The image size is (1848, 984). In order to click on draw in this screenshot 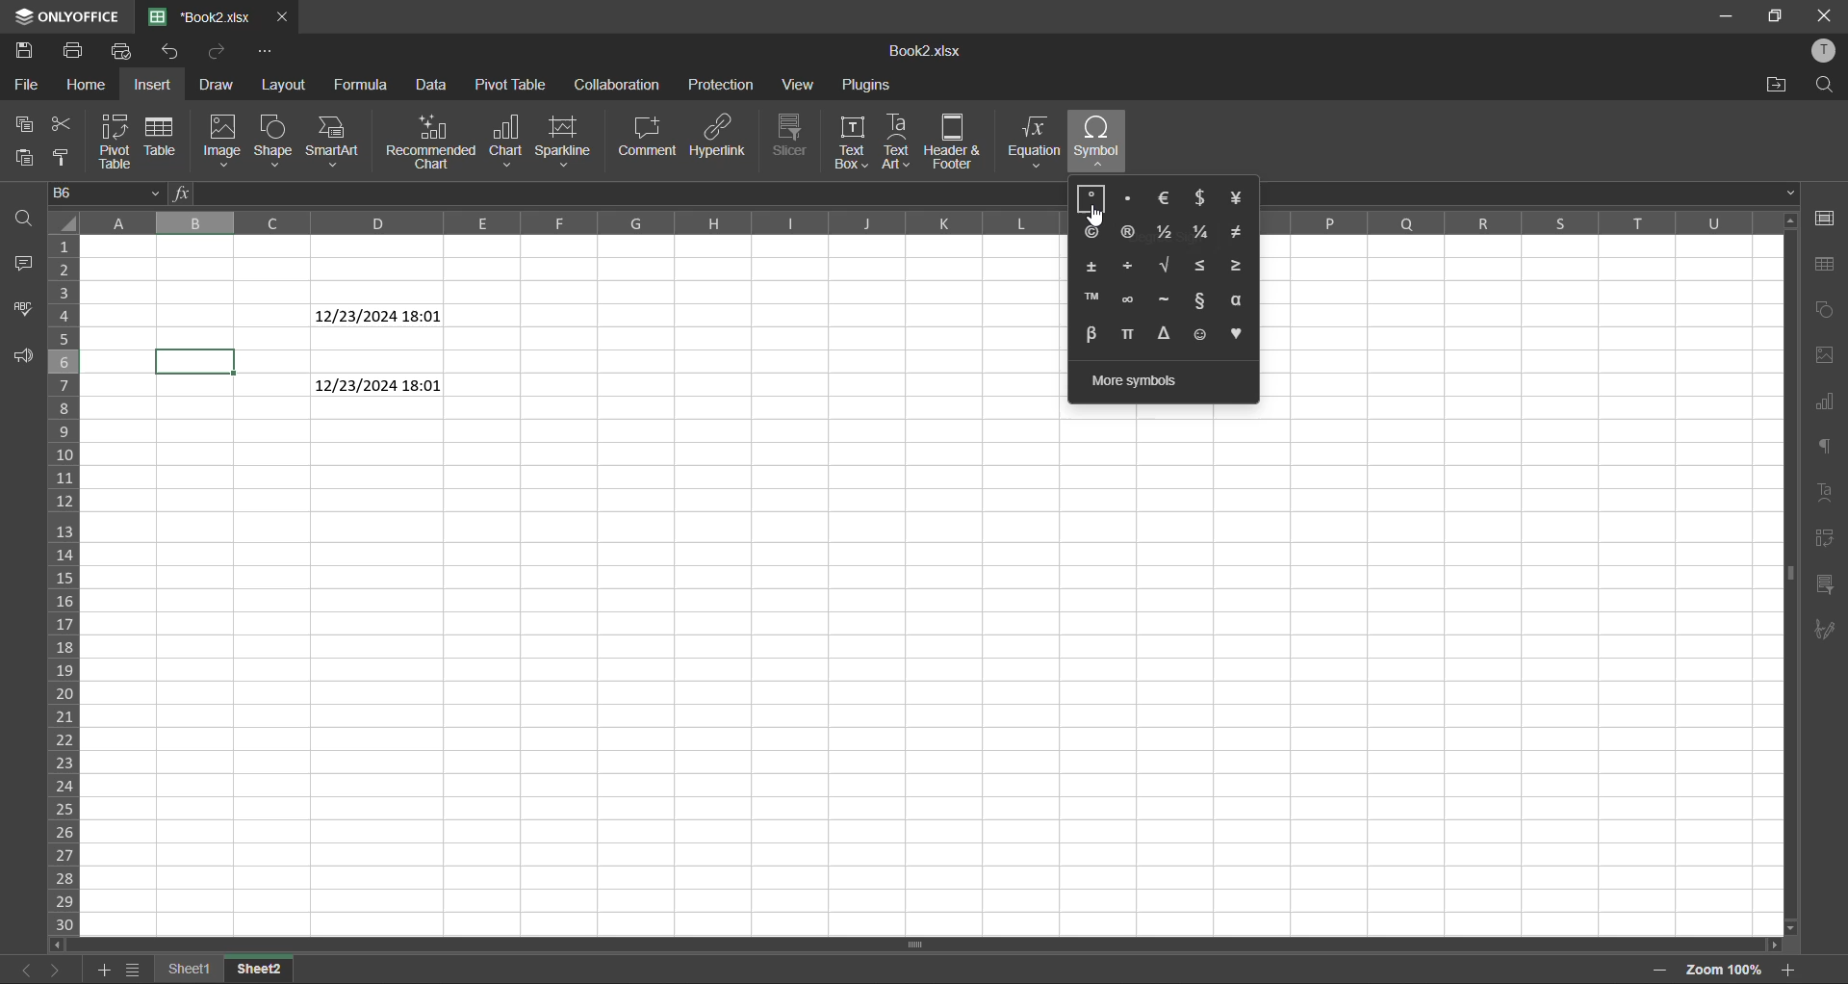, I will do `click(216, 85)`.